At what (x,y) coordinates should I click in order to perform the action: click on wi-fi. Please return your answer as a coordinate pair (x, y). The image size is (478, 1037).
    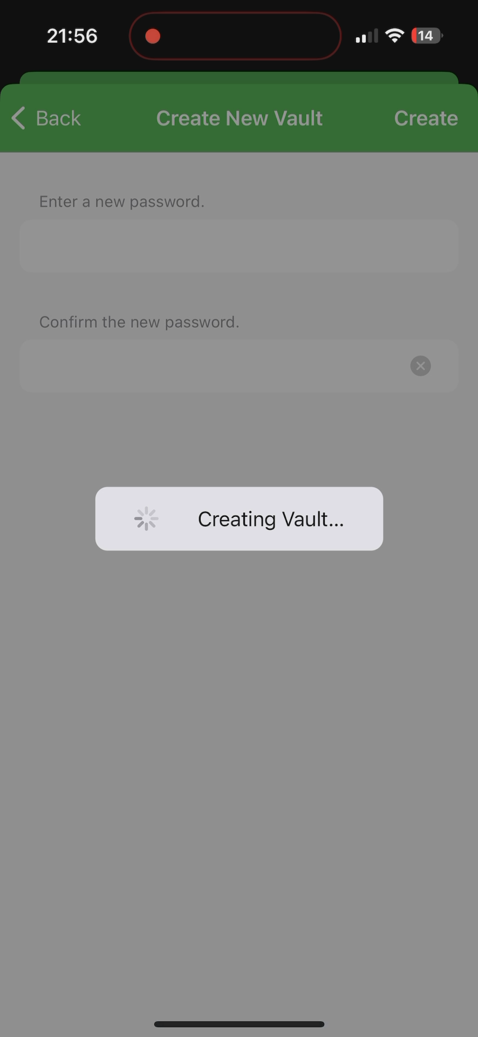
    Looking at the image, I should click on (395, 40).